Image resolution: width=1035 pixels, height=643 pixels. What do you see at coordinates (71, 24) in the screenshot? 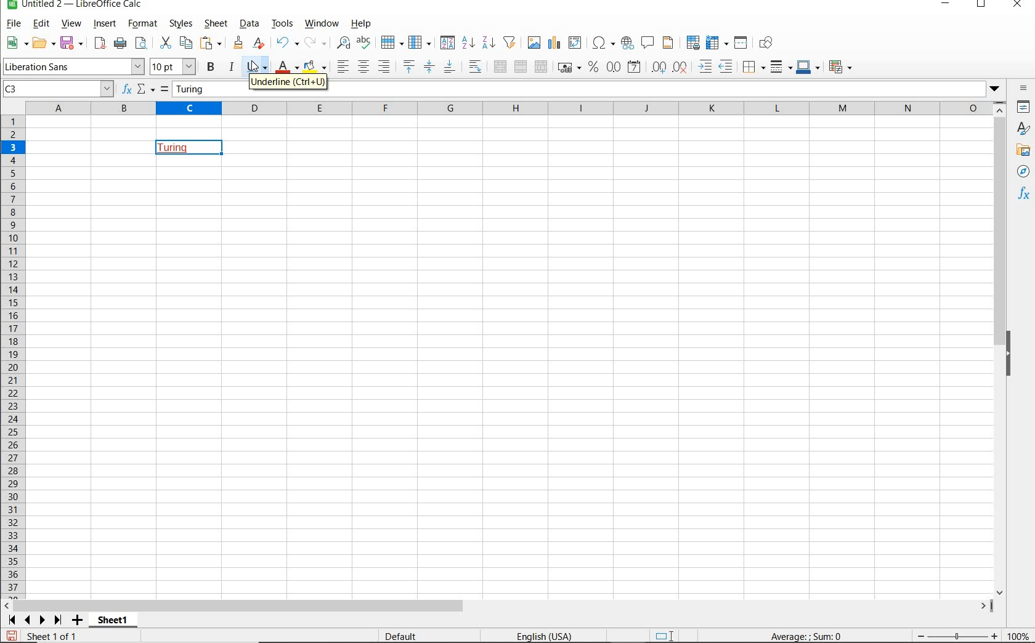
I see `VIEW` at bounding box center [71, 24].